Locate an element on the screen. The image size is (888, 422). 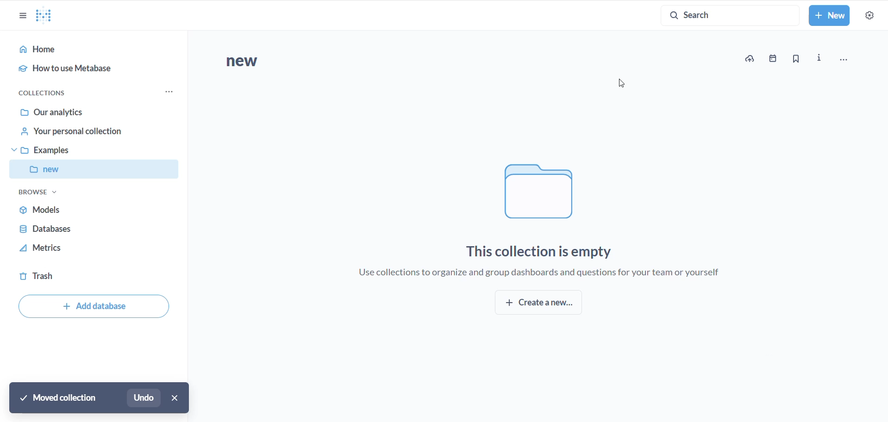
LOGO is located at coordinates (48, 15).